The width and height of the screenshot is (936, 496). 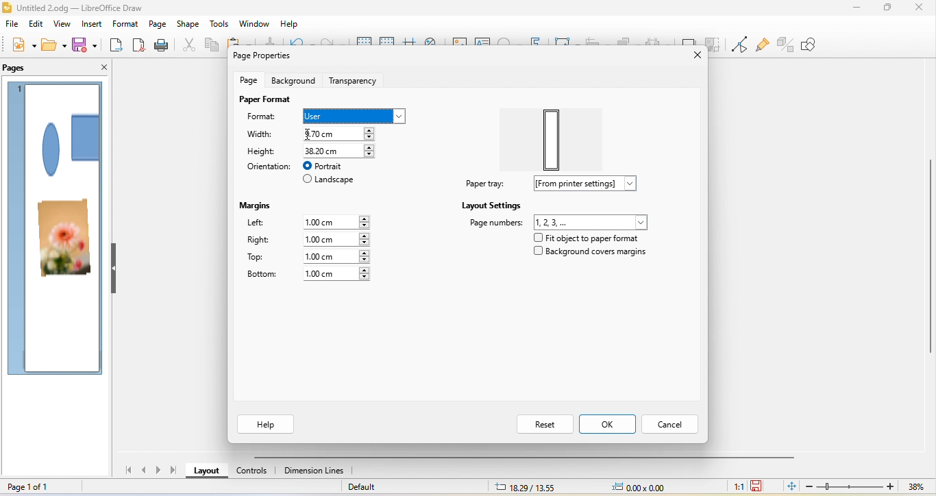 What do you see at coordinates (399, 487) in the screenshot?
I see `default` at bounding box center [399, 487].